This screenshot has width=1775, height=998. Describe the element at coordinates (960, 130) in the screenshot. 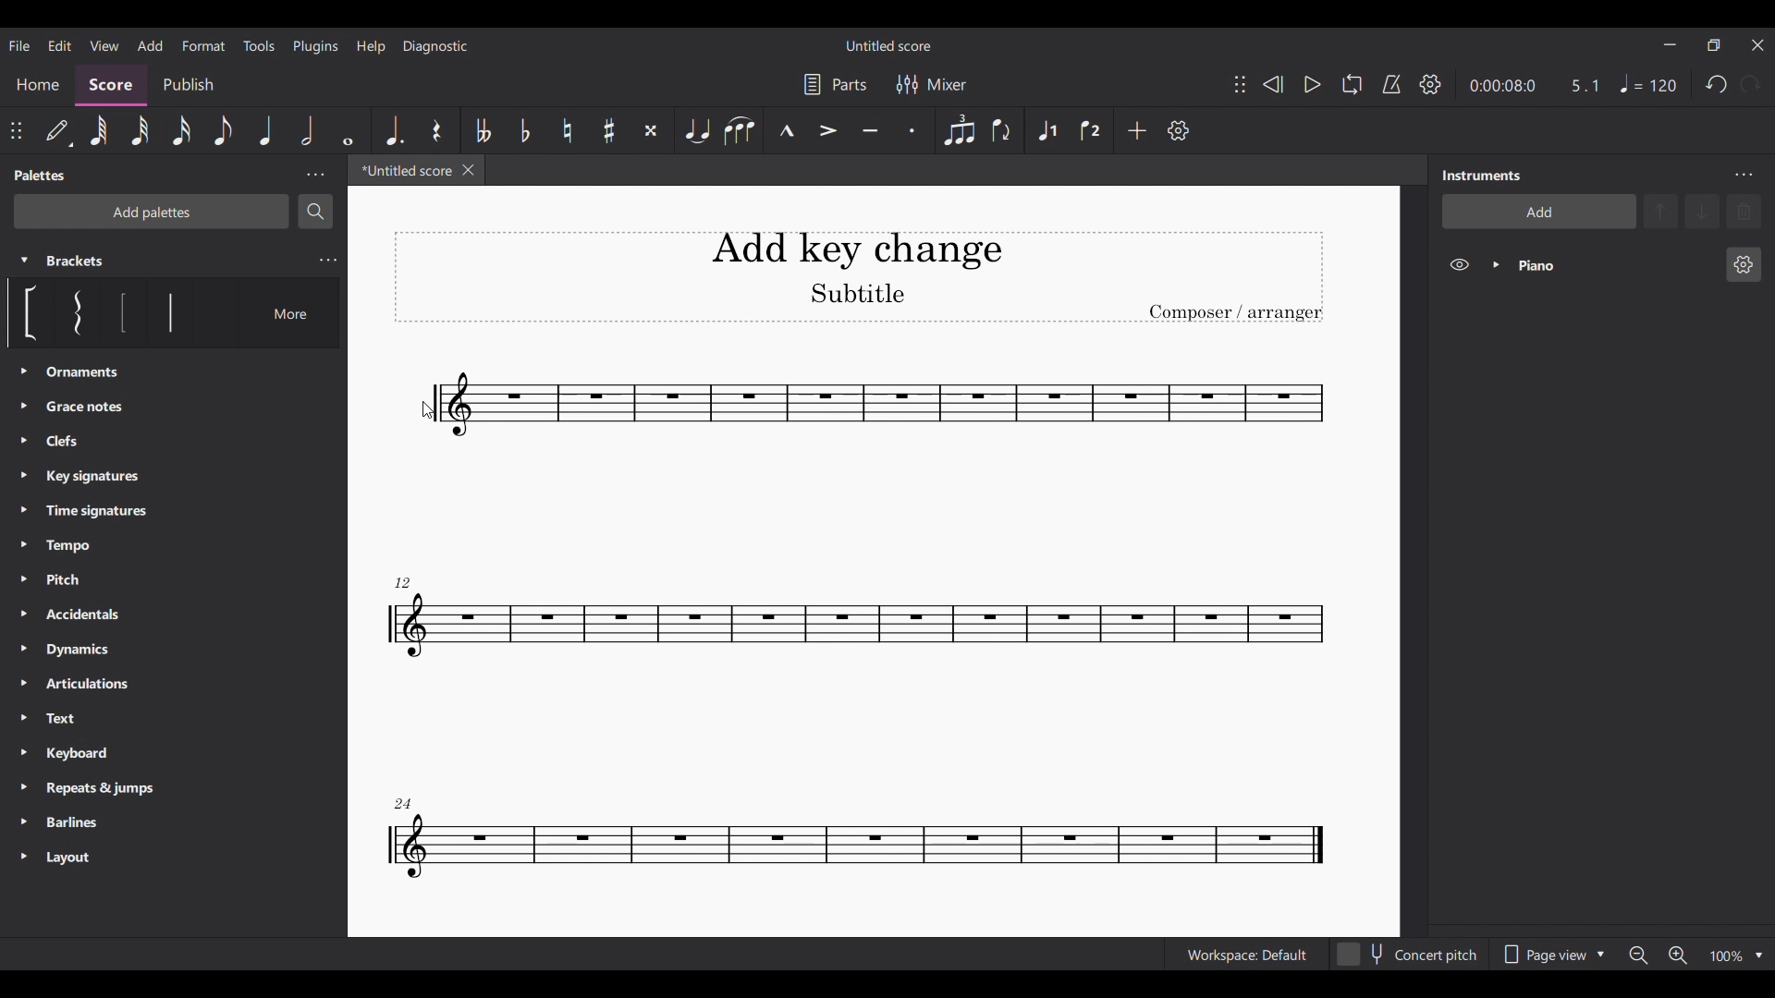

I see `Tuplet` at that location.